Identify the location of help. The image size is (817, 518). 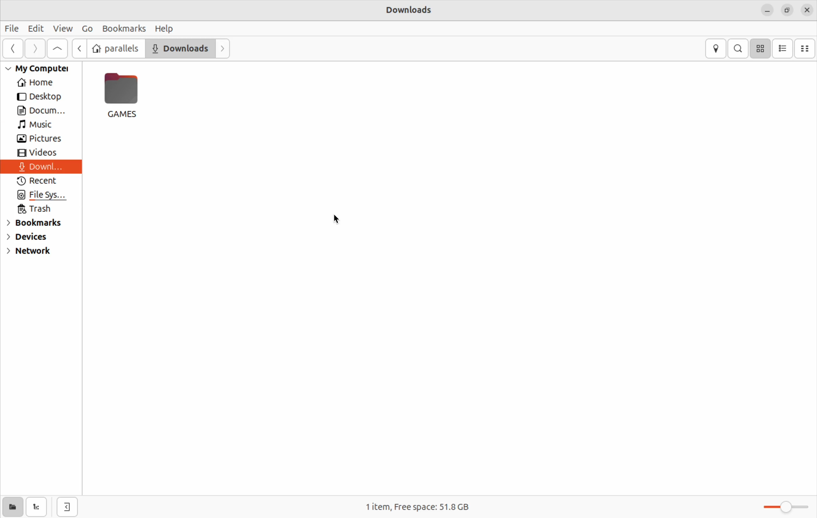
(163, 28).